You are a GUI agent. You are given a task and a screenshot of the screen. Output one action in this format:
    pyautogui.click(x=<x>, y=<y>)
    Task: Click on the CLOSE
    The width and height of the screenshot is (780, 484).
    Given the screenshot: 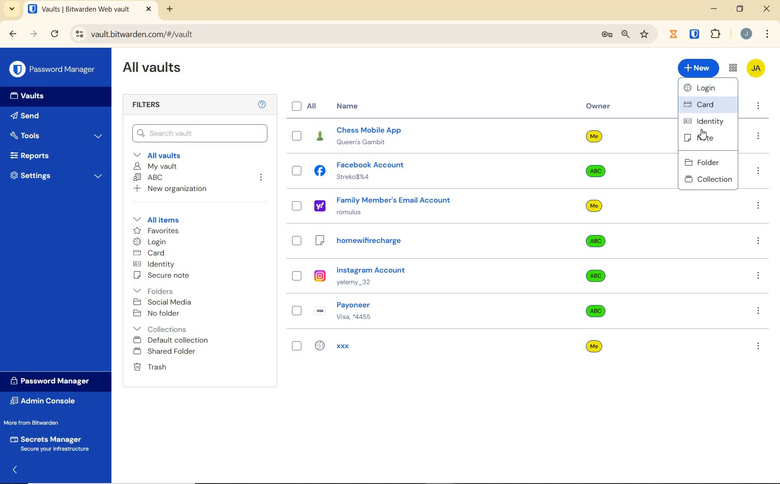 What is the action you would take?
    pyautogui.click(x=149, y=9)
    